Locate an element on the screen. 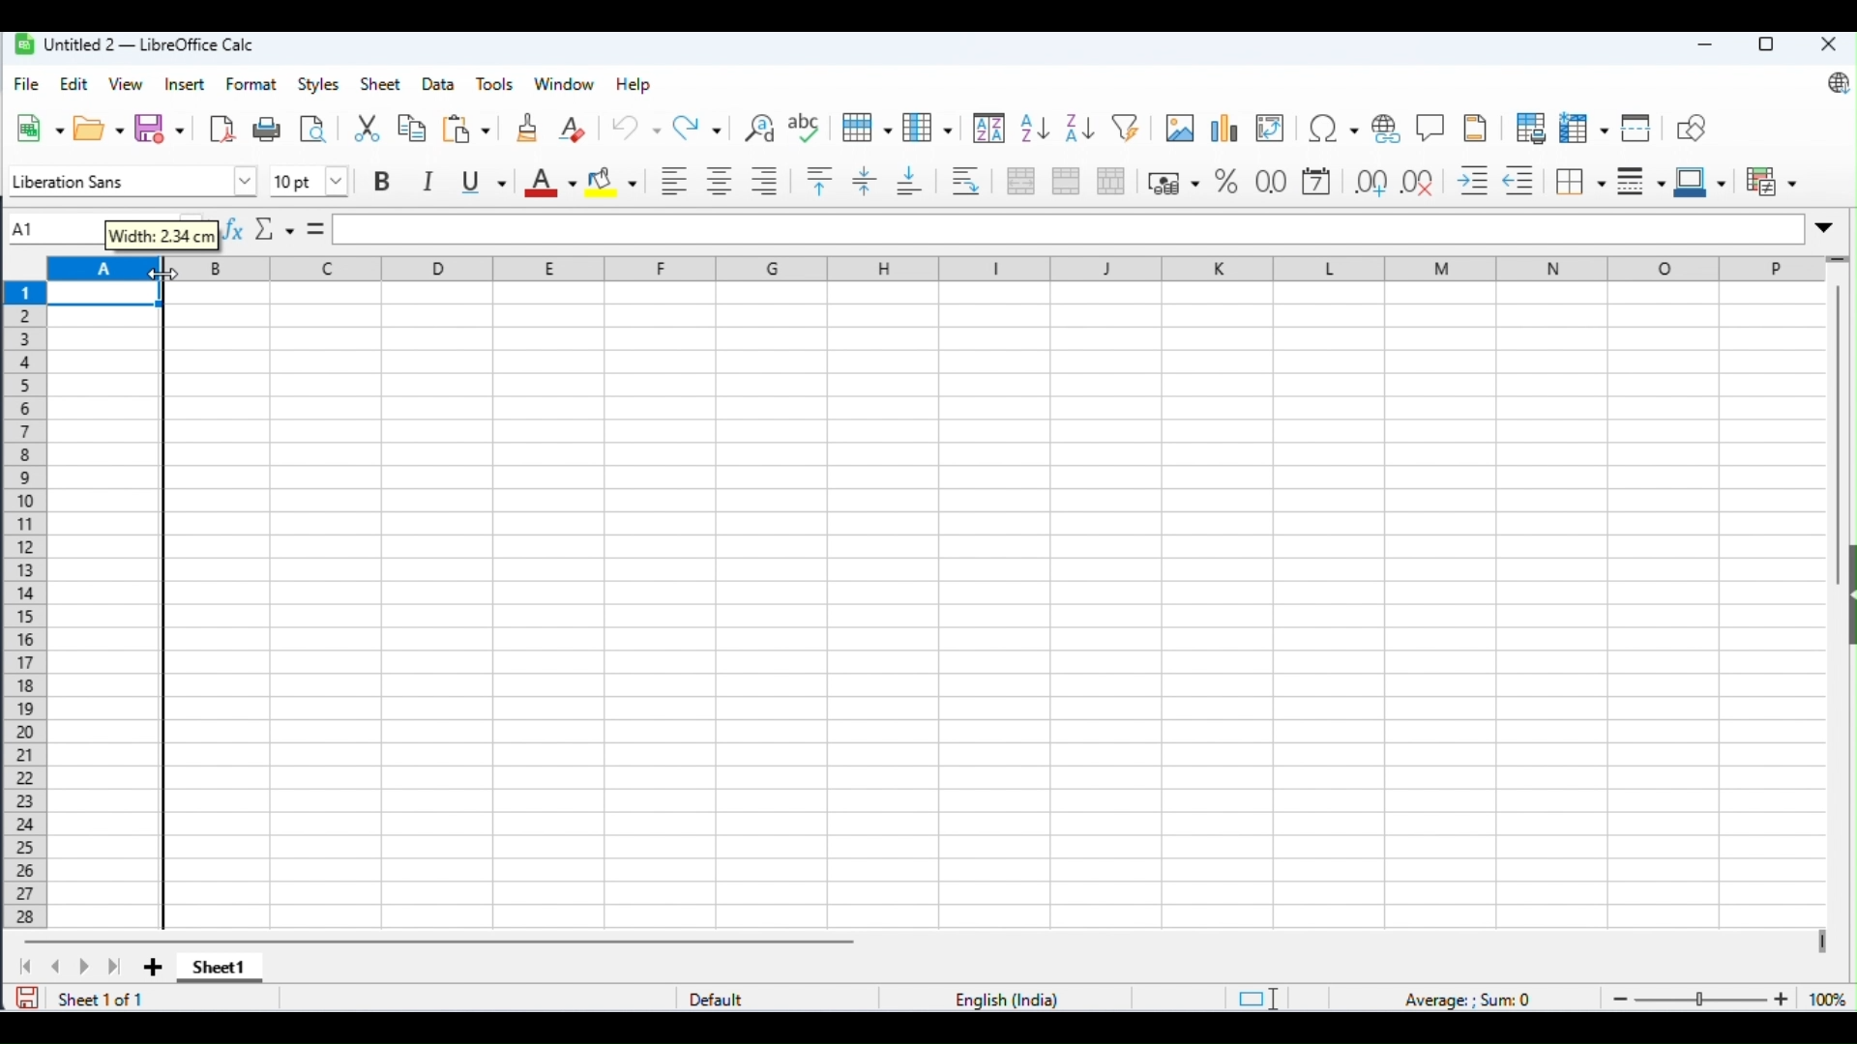 This screenshot has height=1044, width=1857. save is located at coordinates (28, 997).